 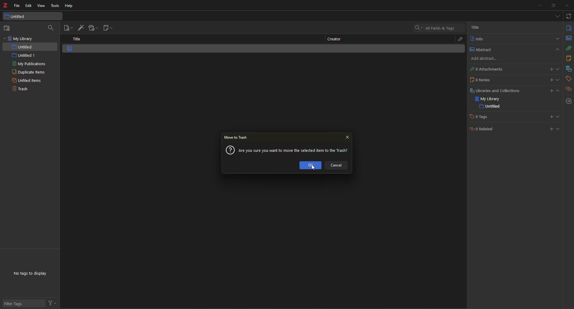 I want to click on tools, so click(x=55, y=6).